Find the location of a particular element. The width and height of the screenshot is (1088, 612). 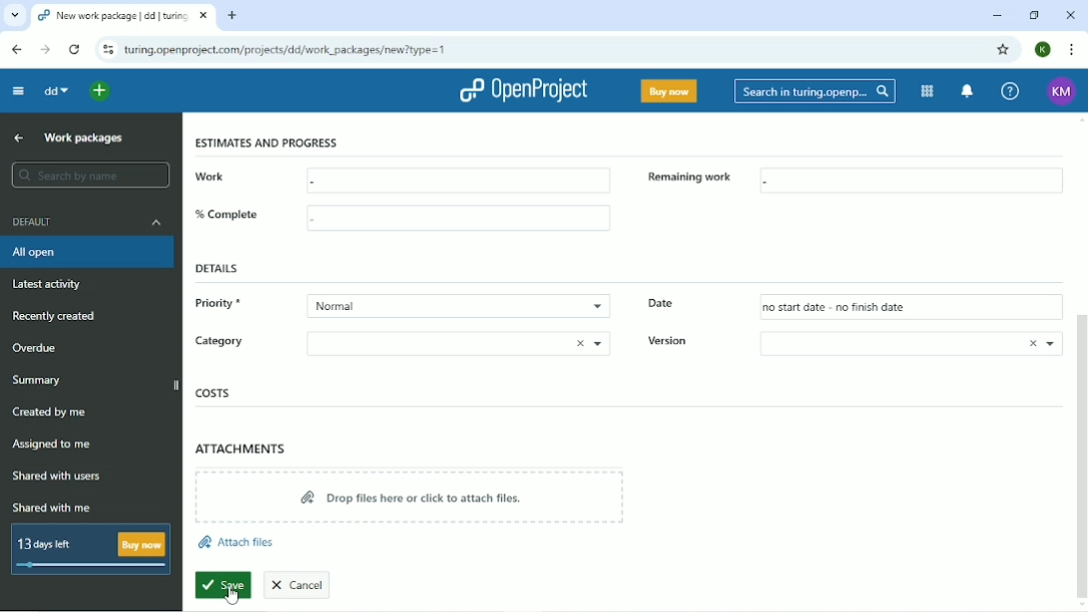

Modules is located at coordinates (926, 91).